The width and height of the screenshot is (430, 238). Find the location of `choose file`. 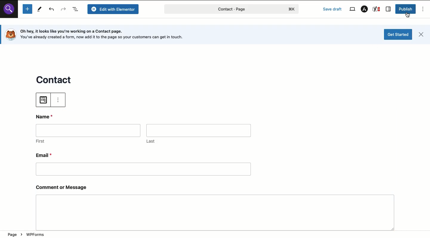

choose file is located at coordinates (43, 101).